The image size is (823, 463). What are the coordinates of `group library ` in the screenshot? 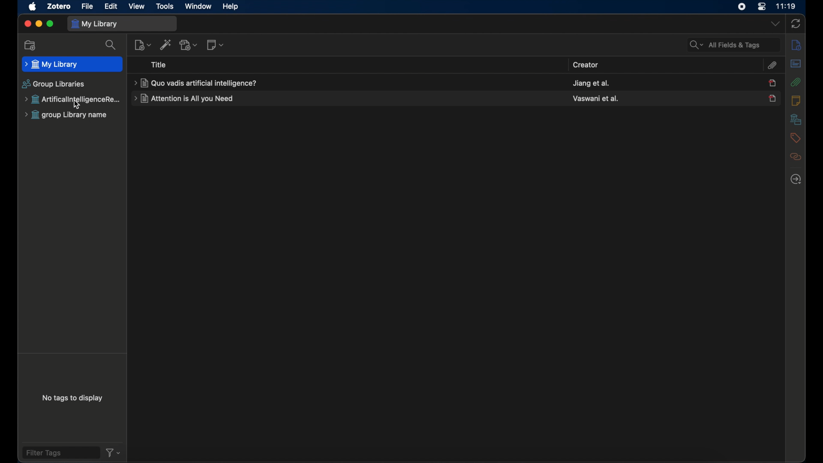 It's located at (67, 115).